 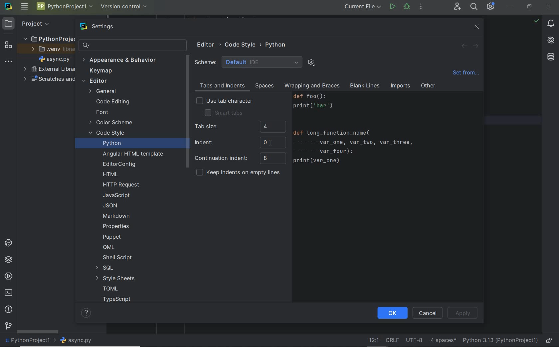 What do you see at coordinates (238, 173) in the screenshot?
I see `keep indents on empty lines` at bounding box center [238, 173].